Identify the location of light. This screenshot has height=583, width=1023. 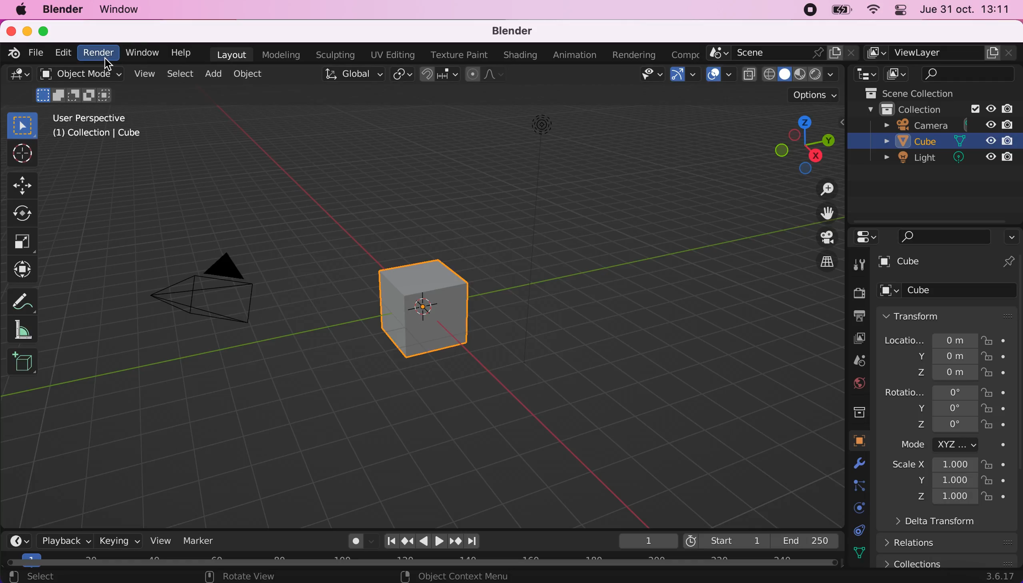
(540, 137).